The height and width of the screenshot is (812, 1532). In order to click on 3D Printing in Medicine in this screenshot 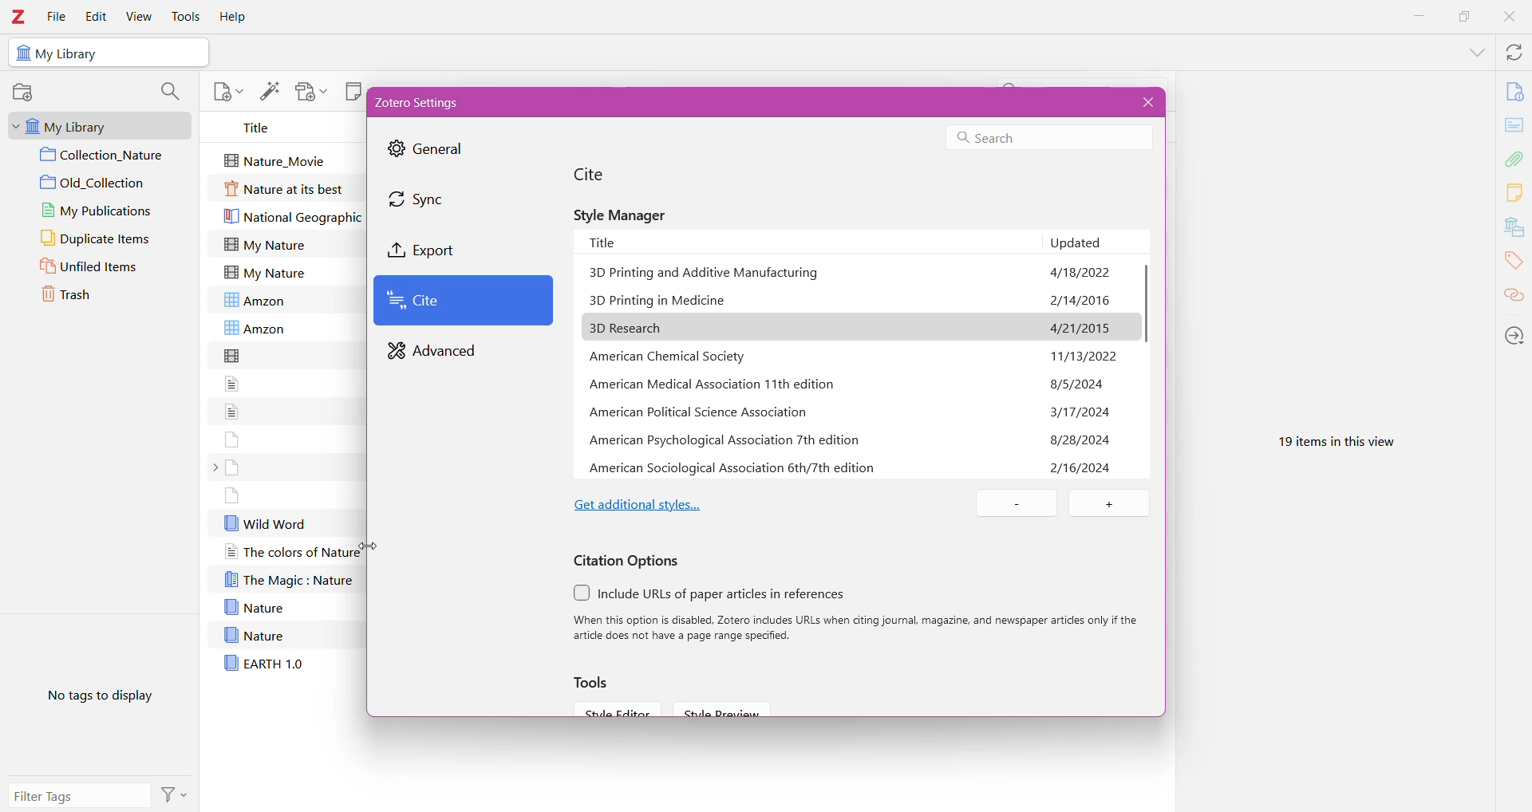, I will do `click(661, 301)`.